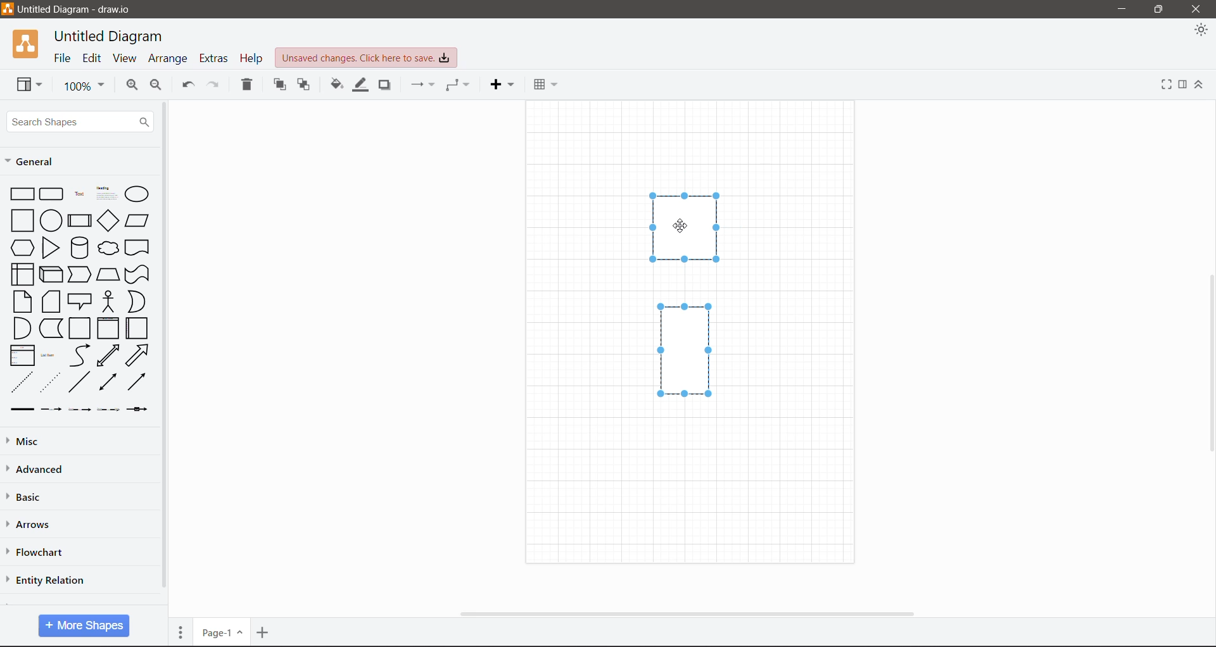 This screenshot has height=647, width=1216. What do you see at coordinates (27, 44) in the screenshot?
I see `Application Logo` at bounding box center [27, 44].